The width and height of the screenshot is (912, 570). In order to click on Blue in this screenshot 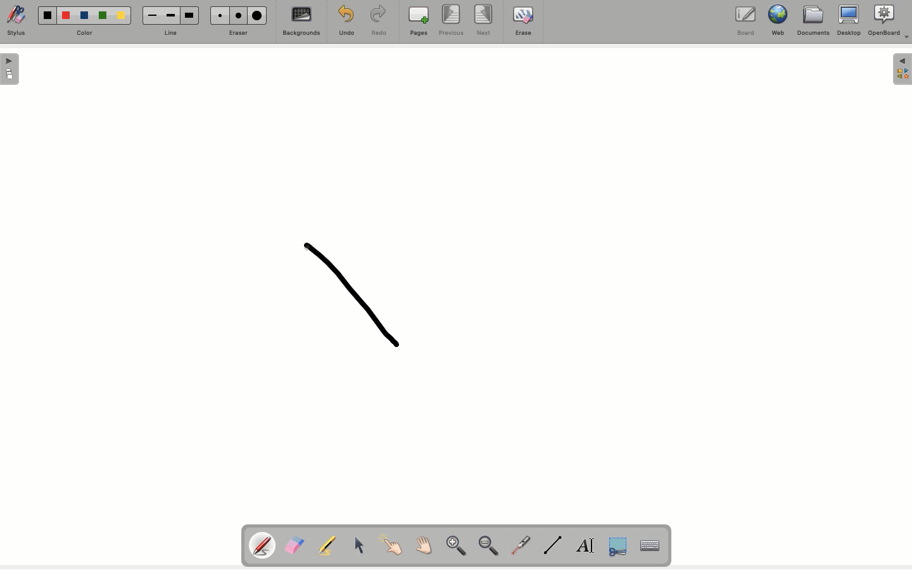, I will do `click(84, 13)`.